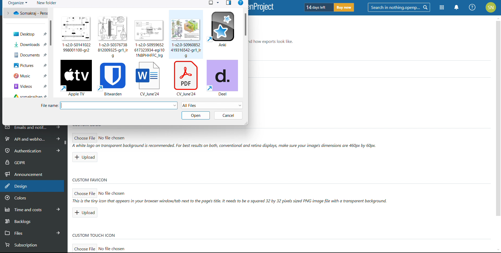  I want to click on select view, so click(213, 3).